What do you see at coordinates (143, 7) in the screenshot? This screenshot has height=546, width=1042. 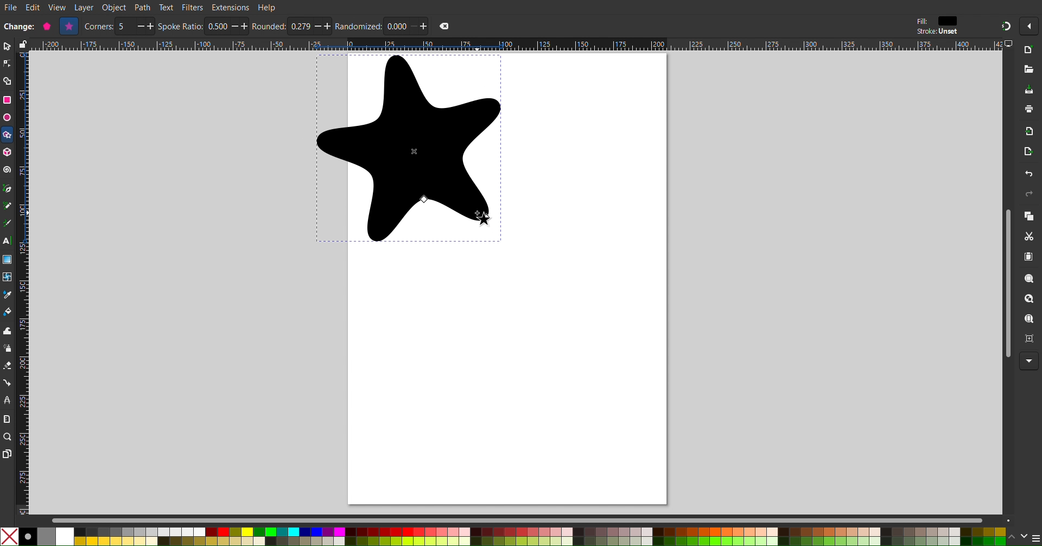 I see `Path` at bounding box center [143, 7].